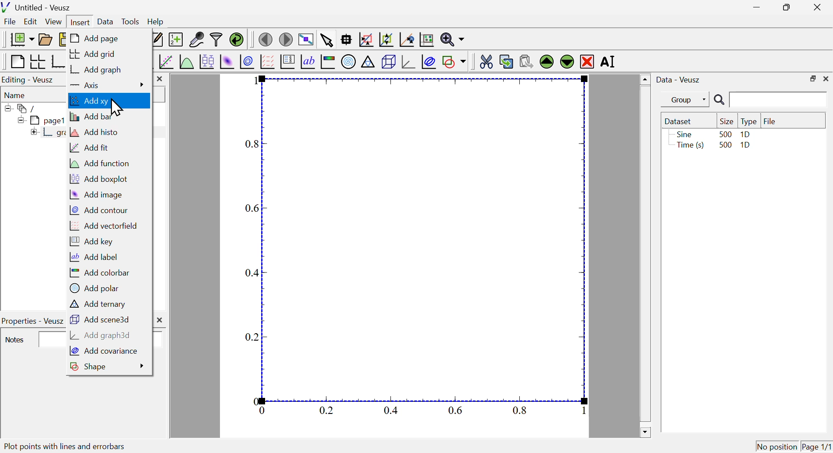 The height and width of the screenshot is (453, 833). I want to click on move to the next page, so click(287, 39).